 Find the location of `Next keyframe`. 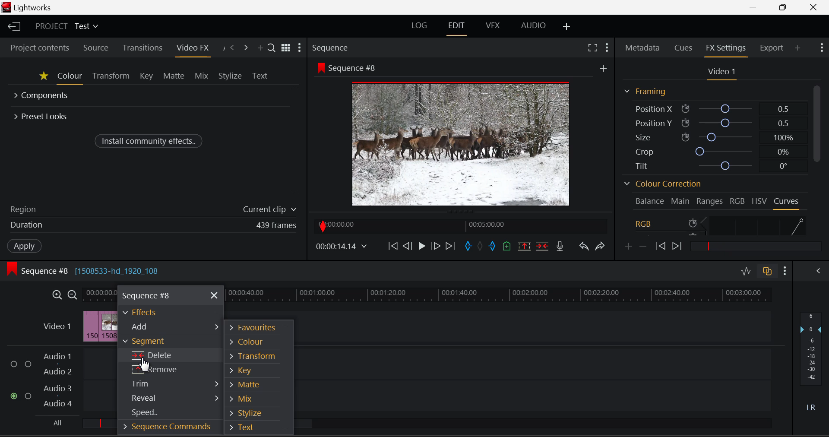

Next keyframe is located at coordinates (679, 244).